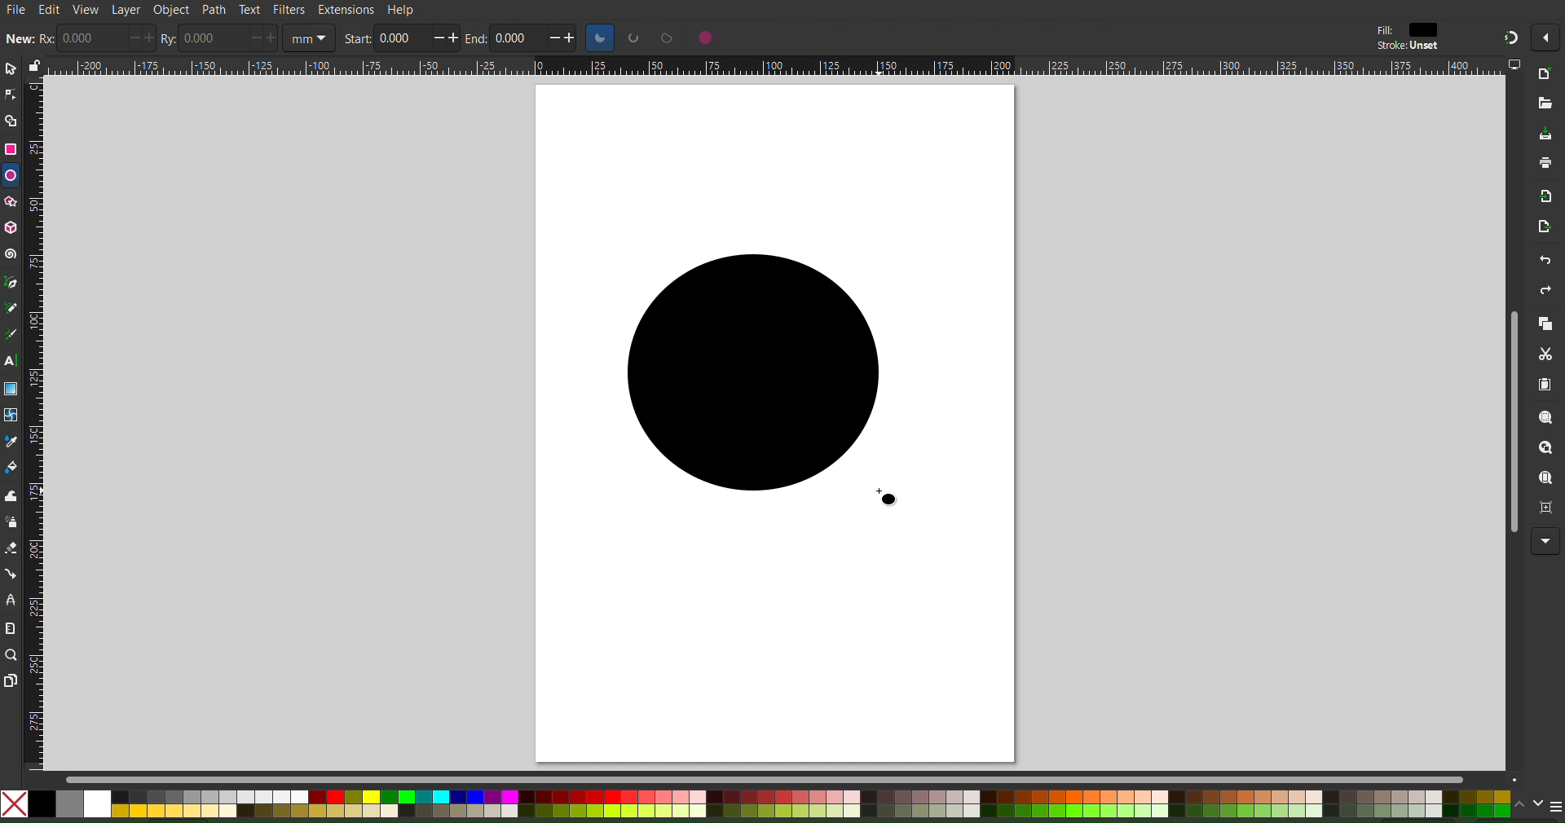  What do you see at coordinates (517, 38) in the screenshot?
I see `0` at bounding box center [517, 38].